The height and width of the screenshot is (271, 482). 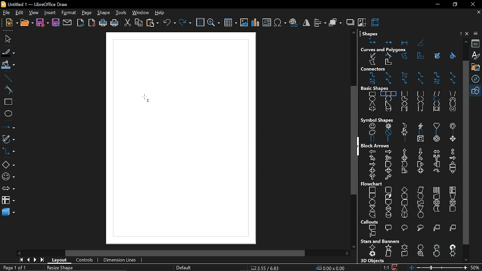 What do you see at coordinates (372, 261) in the screenshot?
I see `3D objects` at bounding box center [372, 261].